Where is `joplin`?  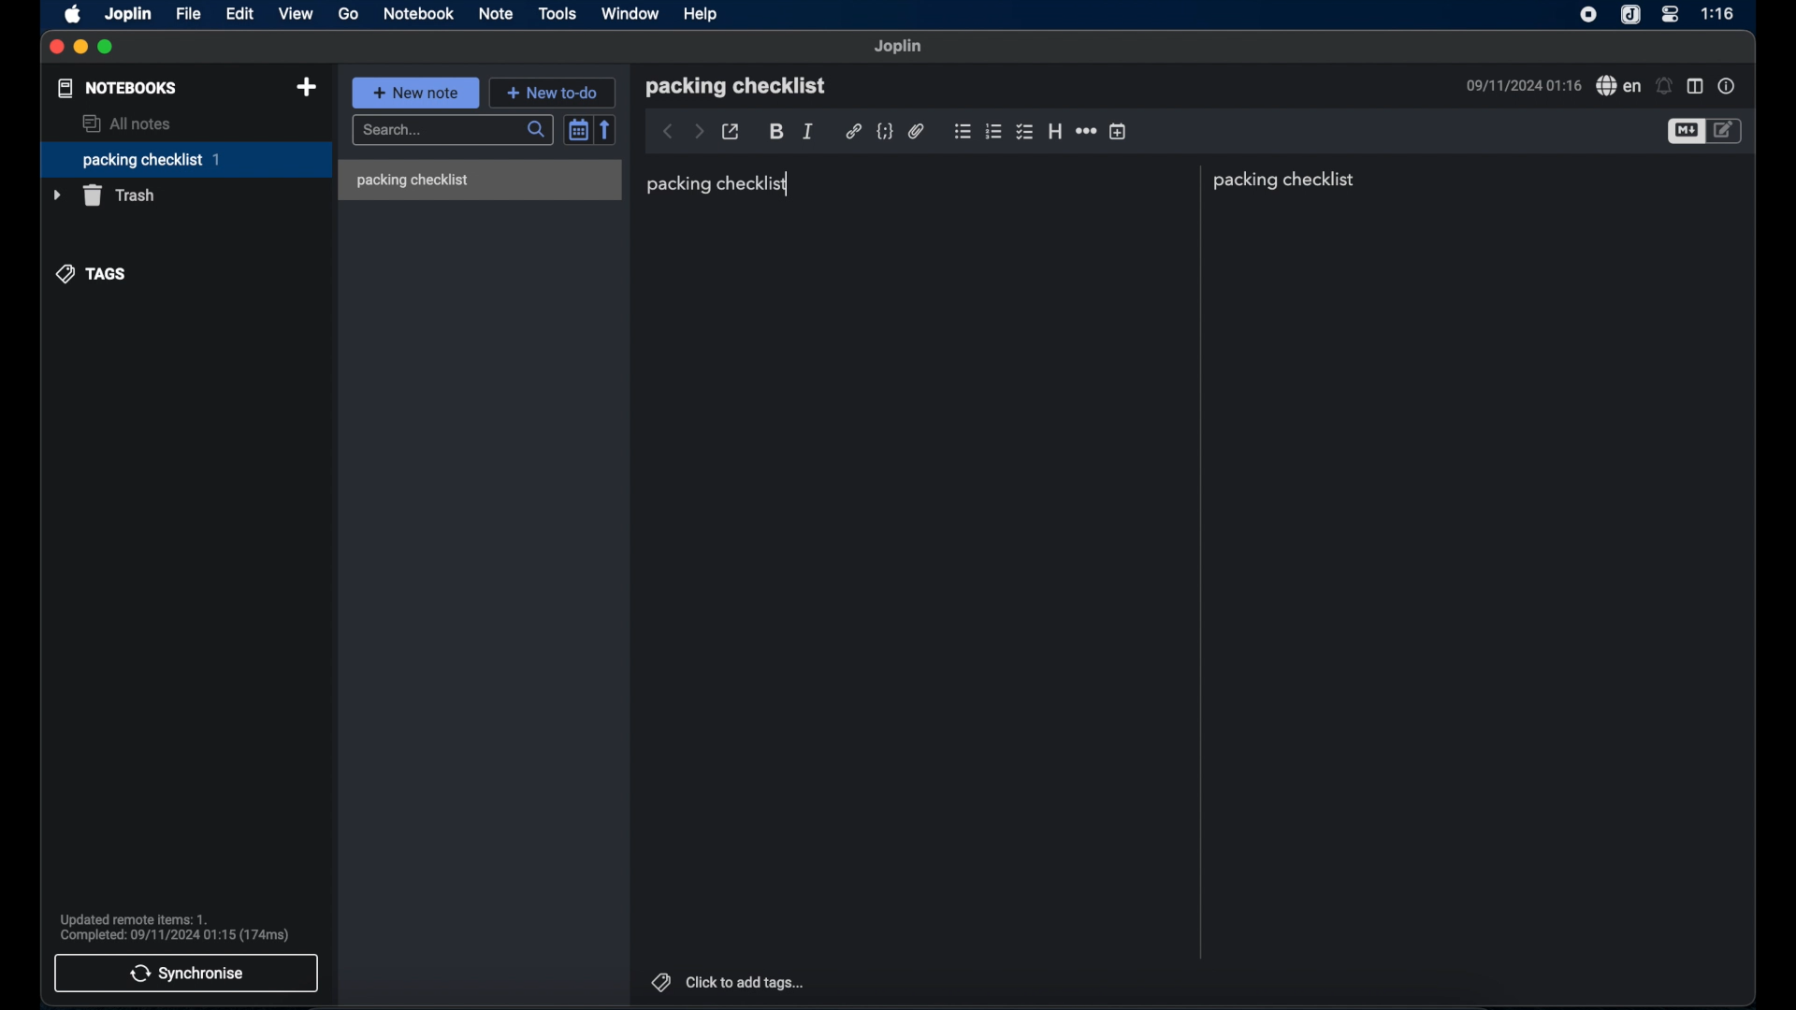 joplin is located at coordinates (130, 15).